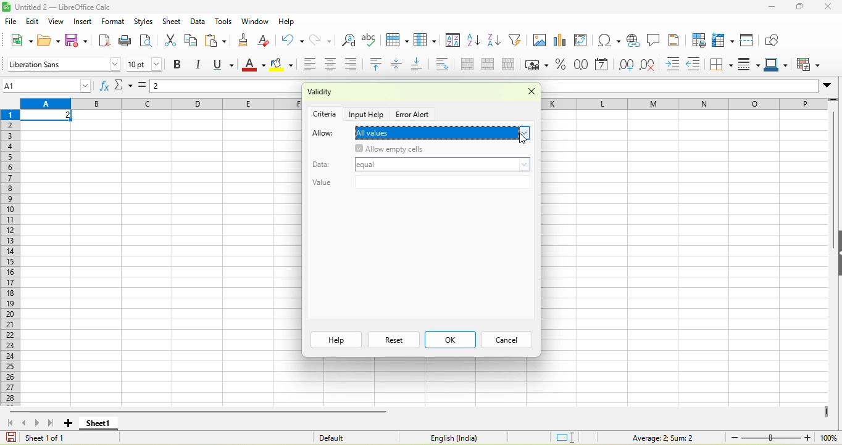 The width and height of the screenshot is (842, 445). I want to click on new, so click(20, 39).